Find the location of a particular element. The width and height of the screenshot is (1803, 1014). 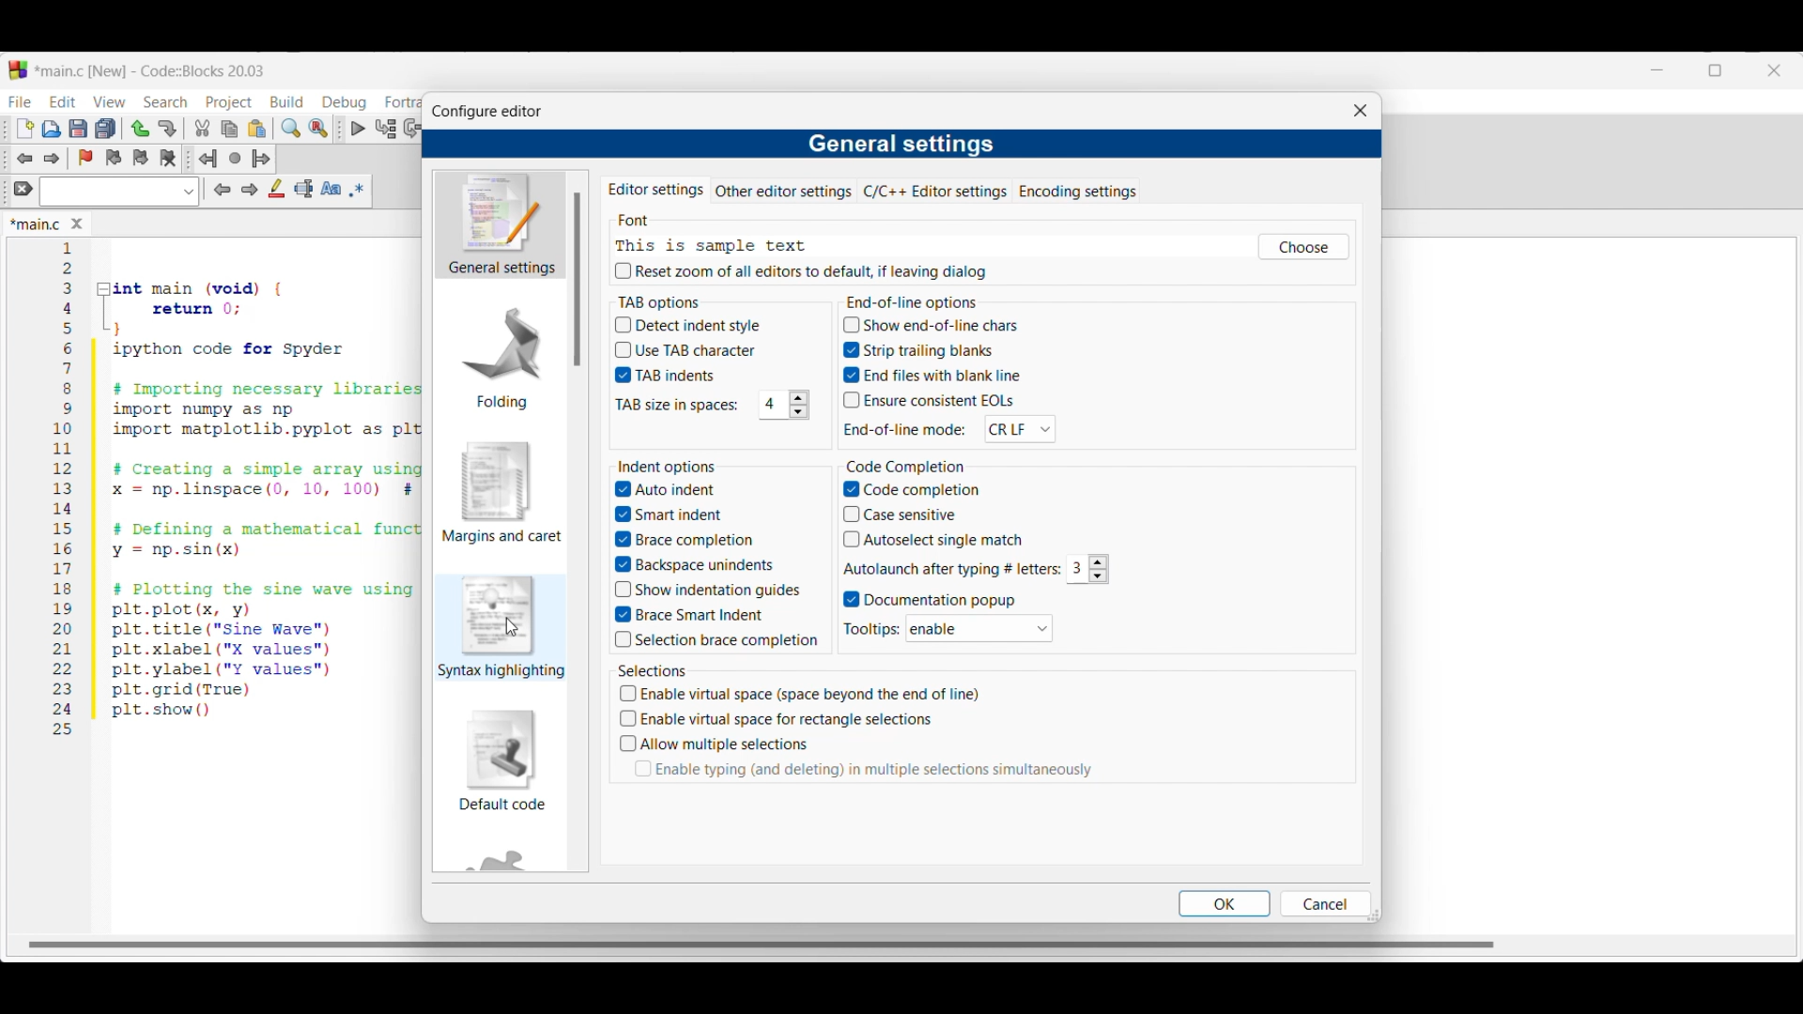

Previous bookmark is located at coordinates (113, 158).